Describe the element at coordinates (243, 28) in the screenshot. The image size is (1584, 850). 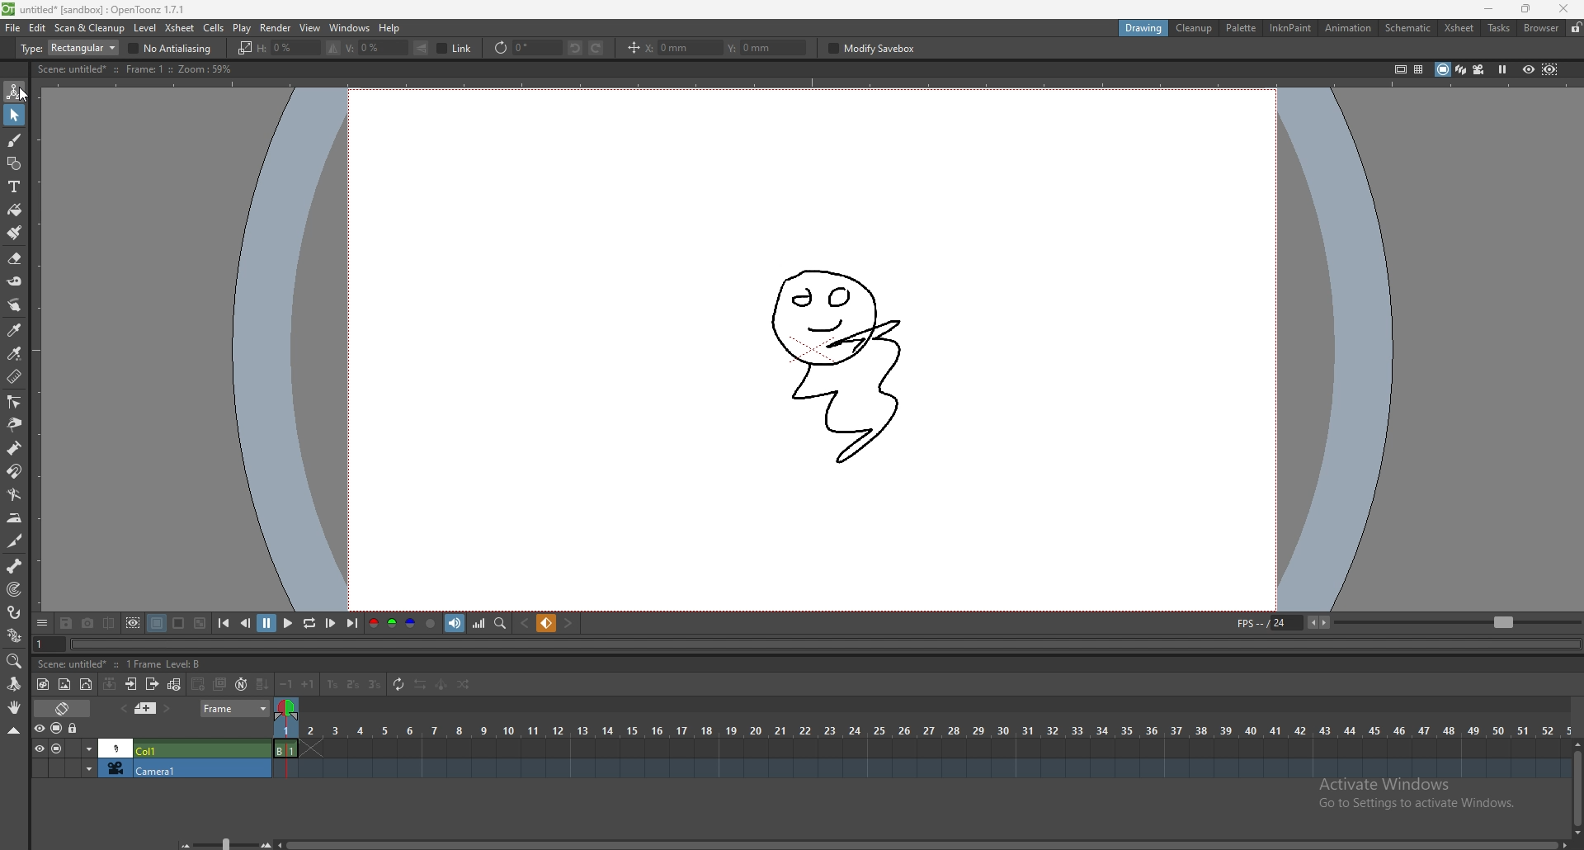
I see `play` at that location.